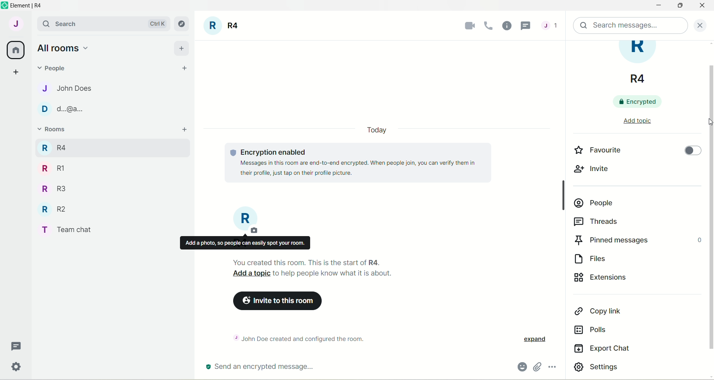  What do you see at coordinates (595, 330) in the screenshot?
I see `polls` at bounding box center [595, 330].